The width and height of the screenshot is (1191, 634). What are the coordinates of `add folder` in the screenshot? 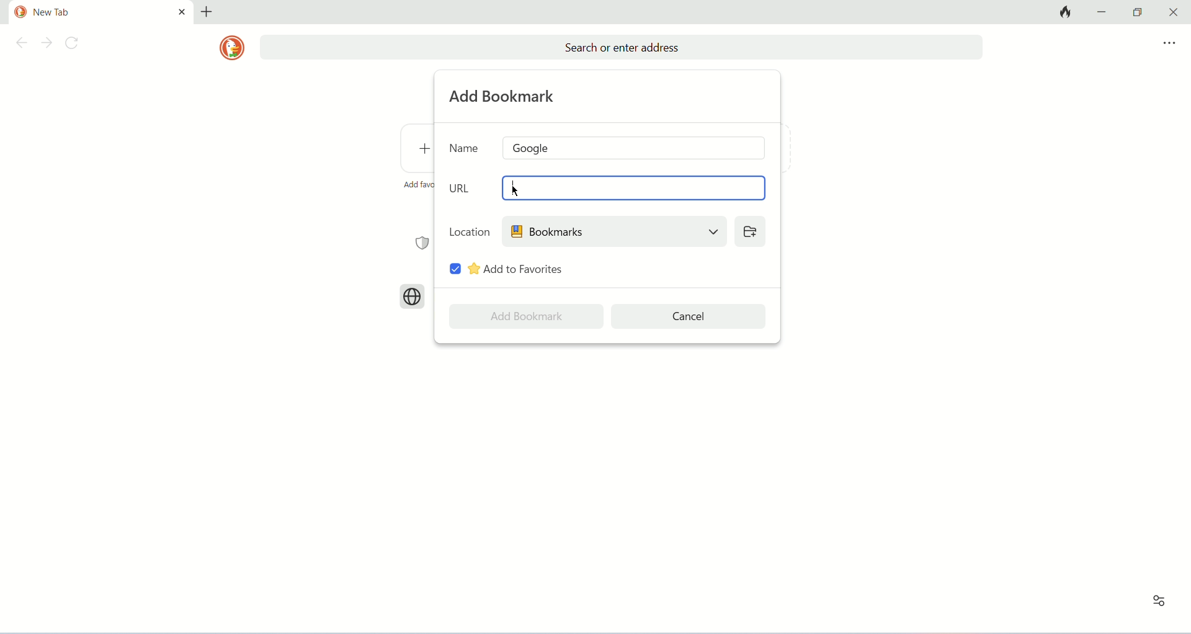 It's located at (749, 231).